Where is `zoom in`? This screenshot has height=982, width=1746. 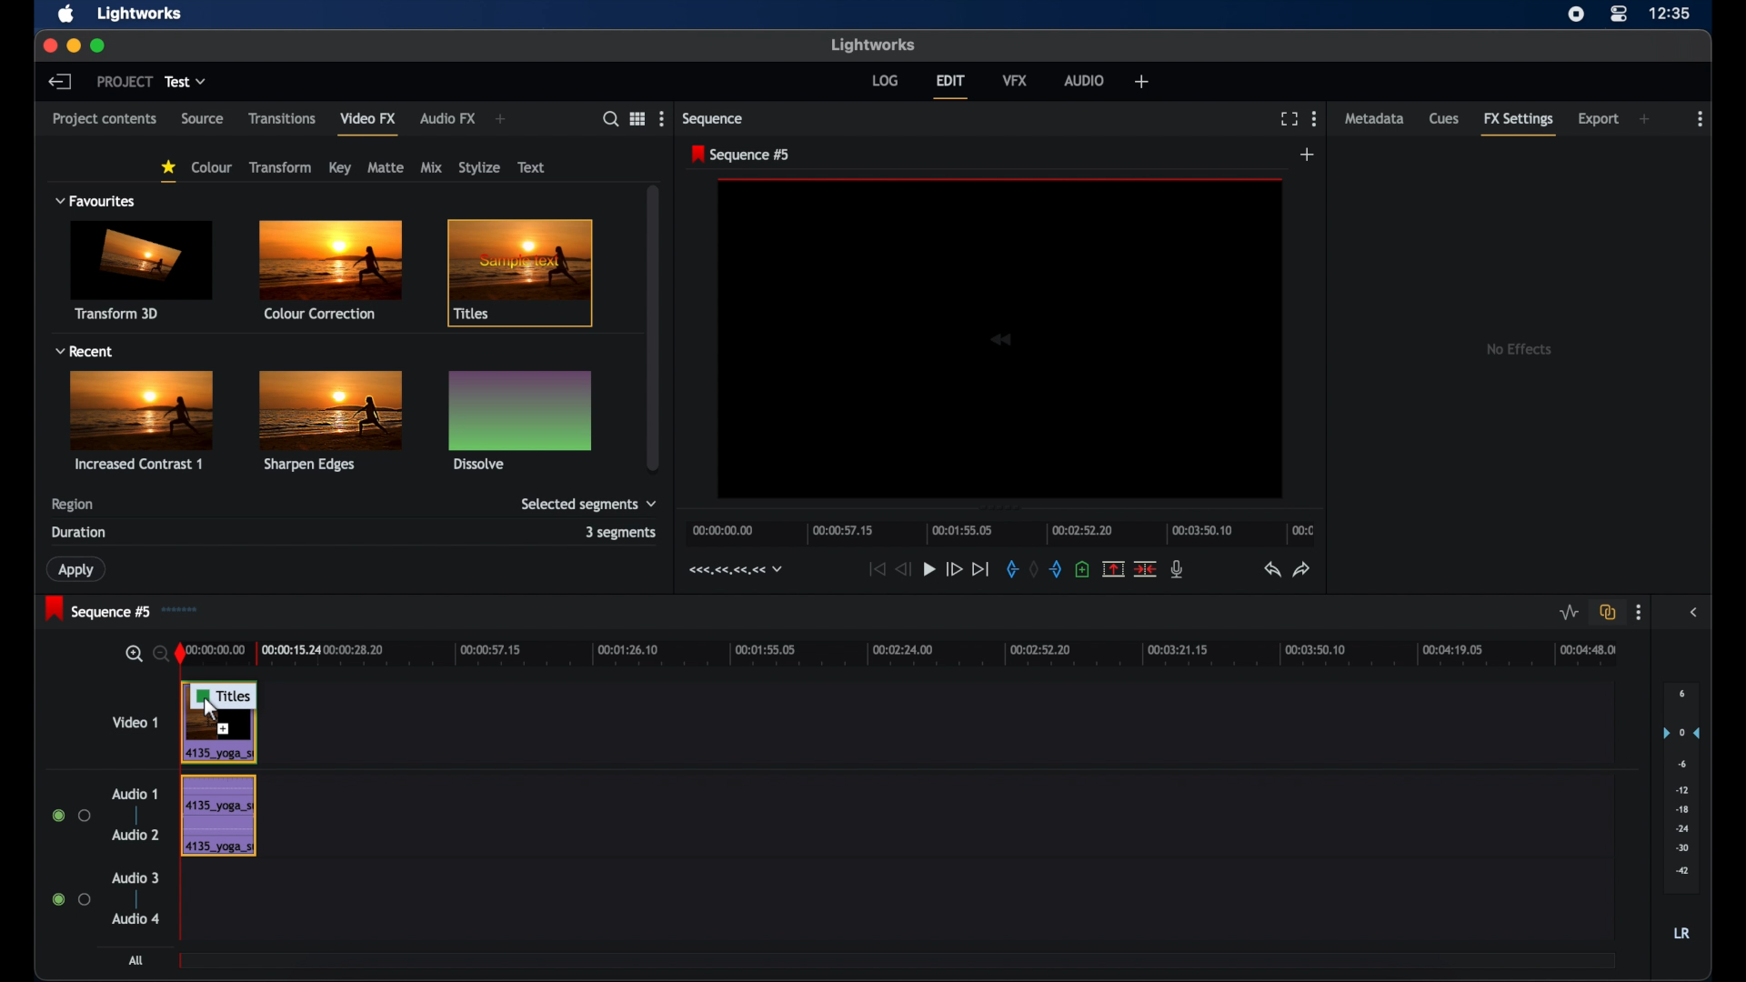
zoom in is located at coordinates (133, 654).